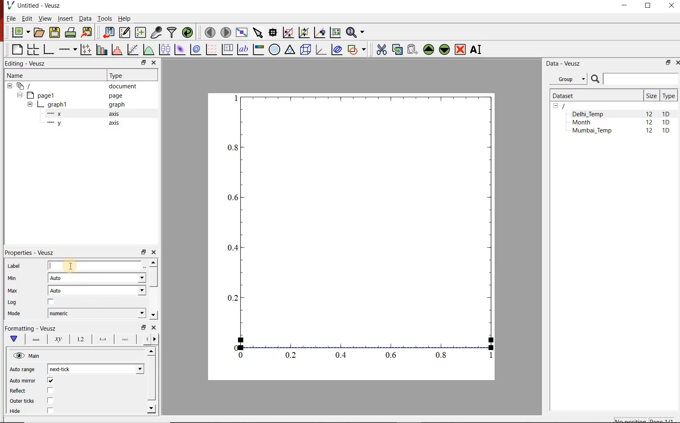 This screenshot has height=423, width=680. I want to click on major ticks, so click(102, 339).